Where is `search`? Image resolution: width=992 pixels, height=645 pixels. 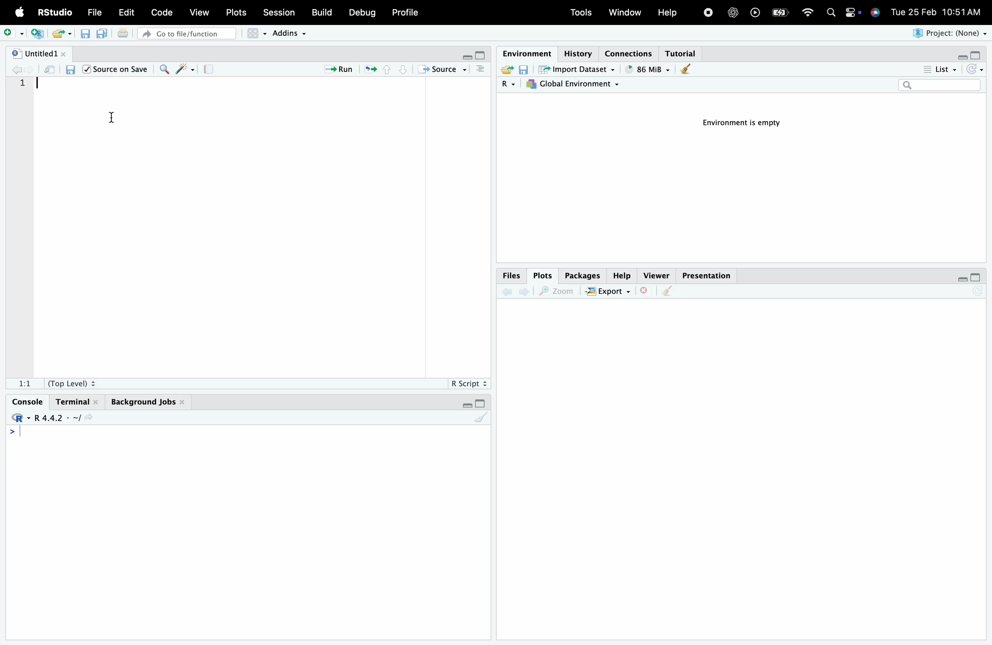
search is located at coordinates (938, 86).